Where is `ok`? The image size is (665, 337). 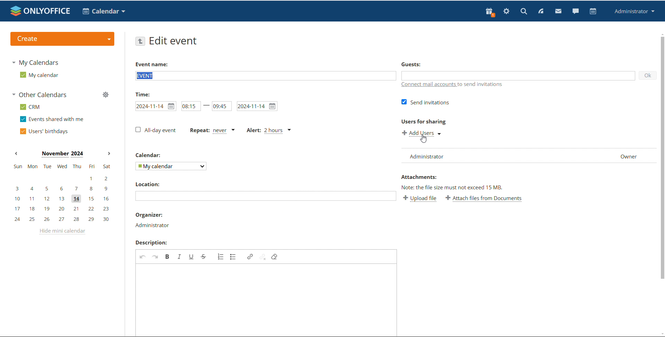
ok is located at coordinates (648, 75).